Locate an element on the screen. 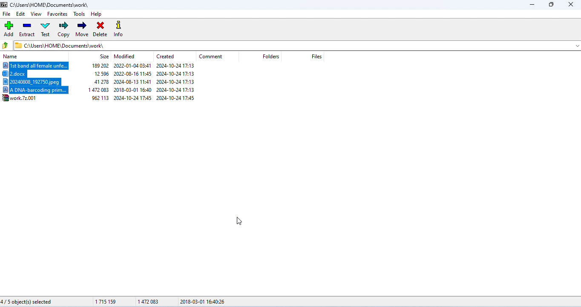 This screenshot has width=581, height=307. 147083 is located at coordinates (147, 300).